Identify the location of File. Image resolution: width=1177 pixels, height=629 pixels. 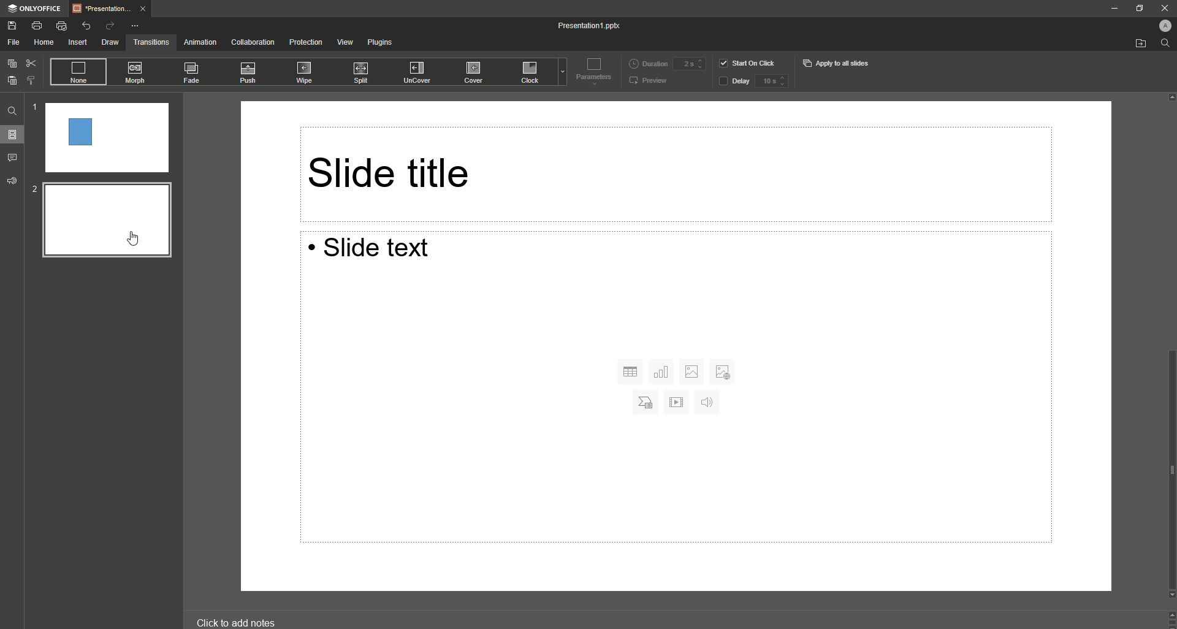
(13, 42).